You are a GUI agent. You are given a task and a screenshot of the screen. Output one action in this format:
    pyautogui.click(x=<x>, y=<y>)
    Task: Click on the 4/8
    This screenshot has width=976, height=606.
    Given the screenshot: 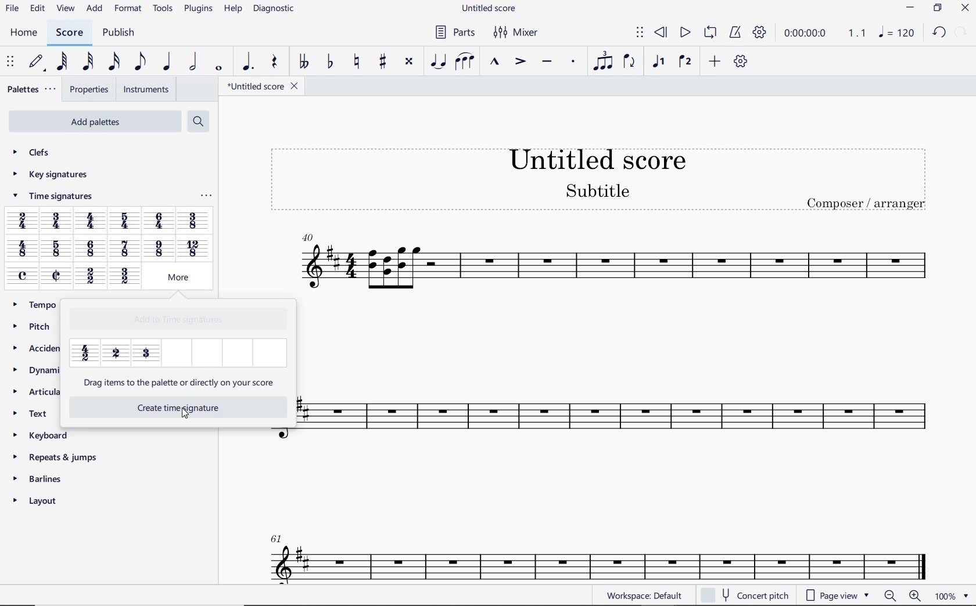 What is the action you would take?
    pyautogui.click(x=22, y=250)
    